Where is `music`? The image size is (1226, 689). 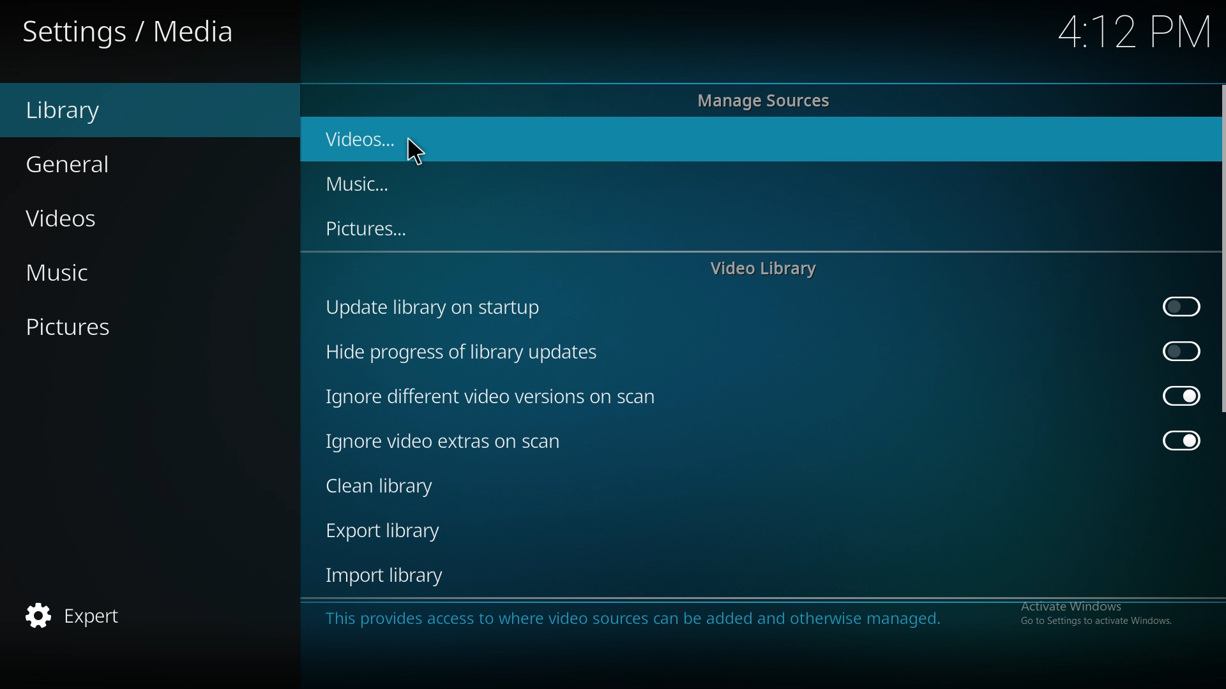 music is located at coordinates (427, 186).